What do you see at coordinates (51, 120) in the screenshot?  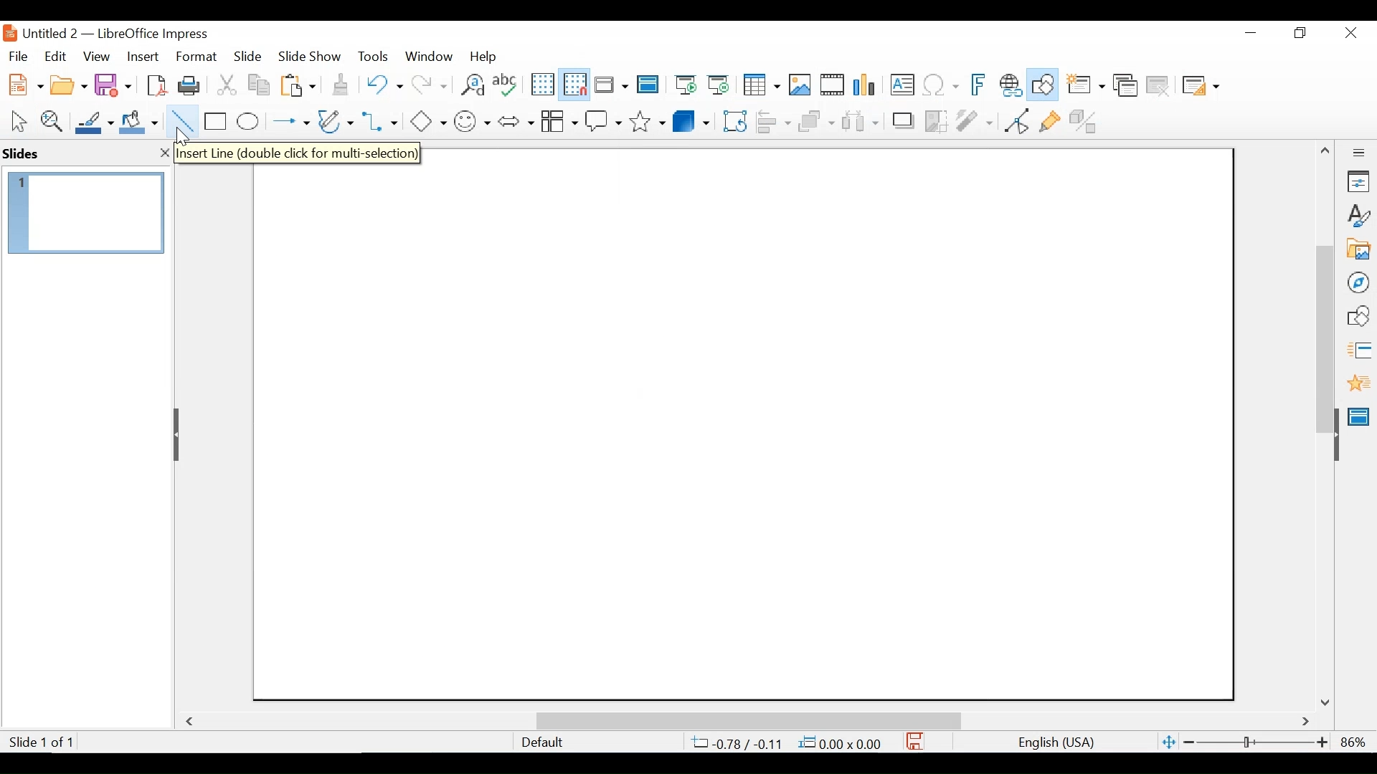 I see `Zoom & Pan` at bounding box center [51, 120].